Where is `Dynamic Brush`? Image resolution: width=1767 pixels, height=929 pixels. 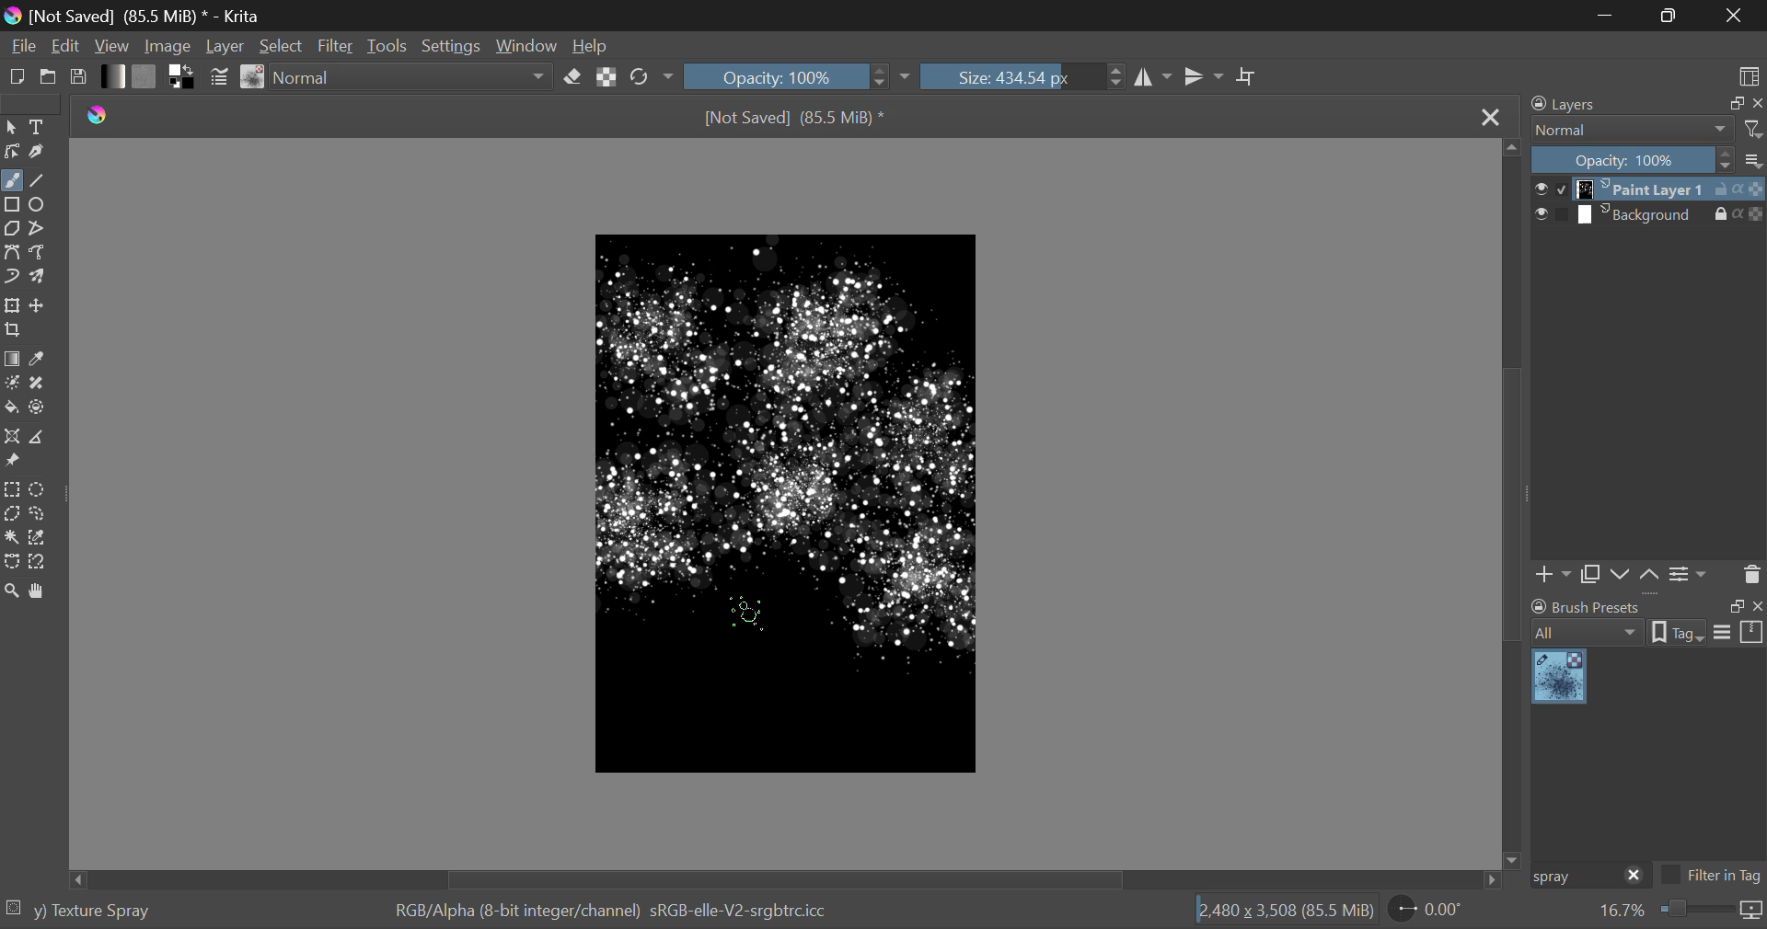 Dynamic Brush is located at coordinates (11, 275).